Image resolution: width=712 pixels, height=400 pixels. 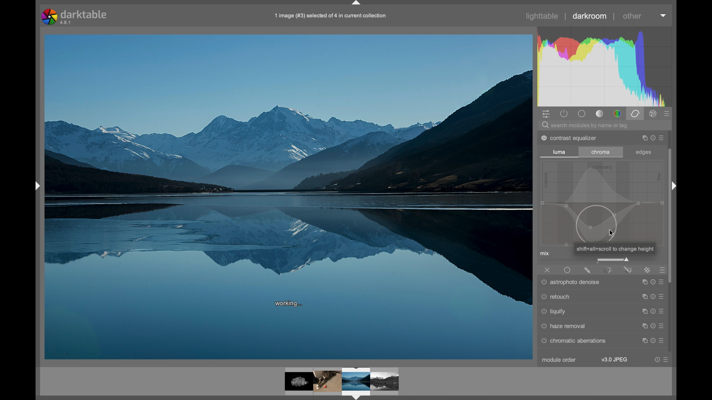 I want to click on lighttable, so click(x=543, y=16).